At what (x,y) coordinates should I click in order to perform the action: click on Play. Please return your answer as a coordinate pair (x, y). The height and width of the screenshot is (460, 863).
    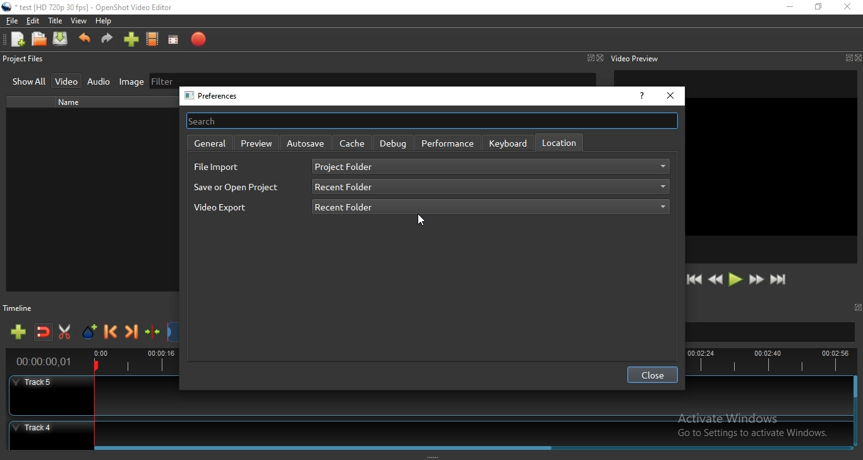
    Looking at the image, I should click on (735, 280).